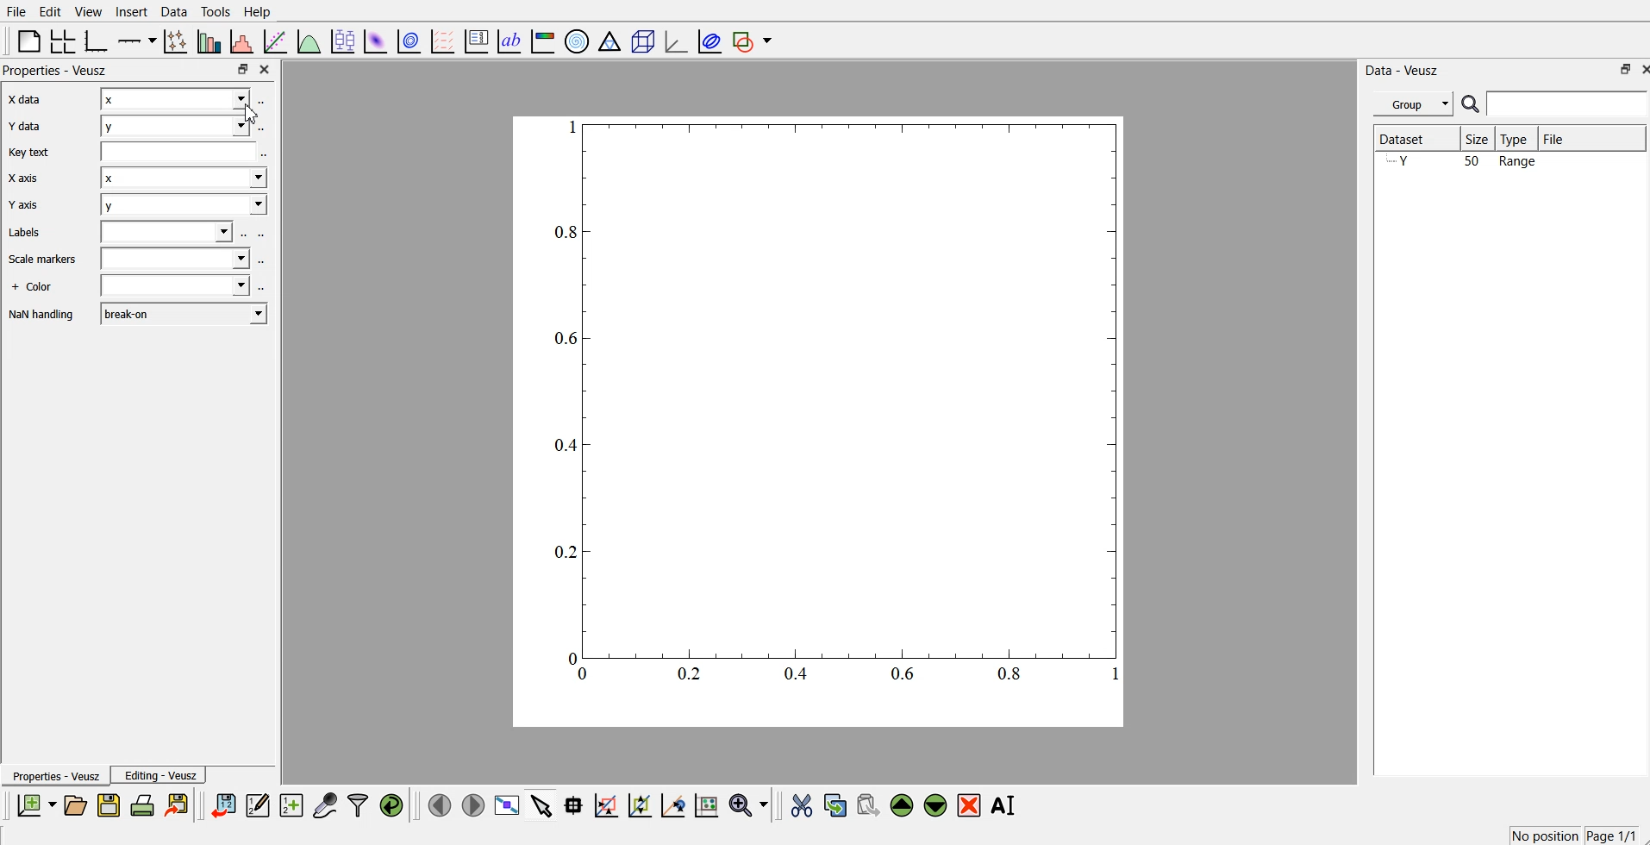  I want to click on Y axis, so click(30, 205).